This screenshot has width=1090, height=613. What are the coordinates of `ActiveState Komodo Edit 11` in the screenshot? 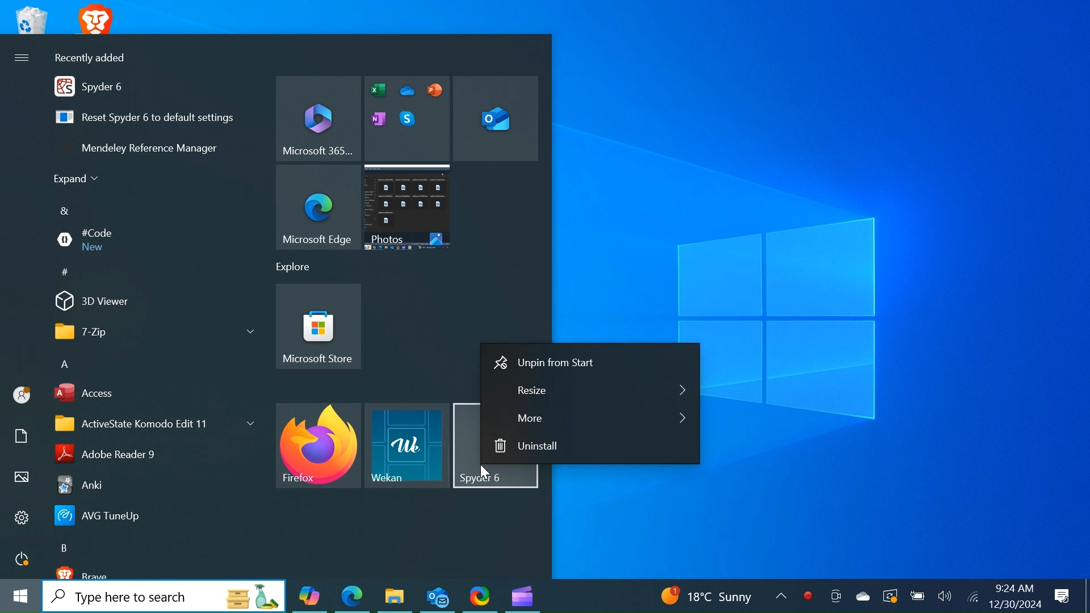 It's located at (152, 423).